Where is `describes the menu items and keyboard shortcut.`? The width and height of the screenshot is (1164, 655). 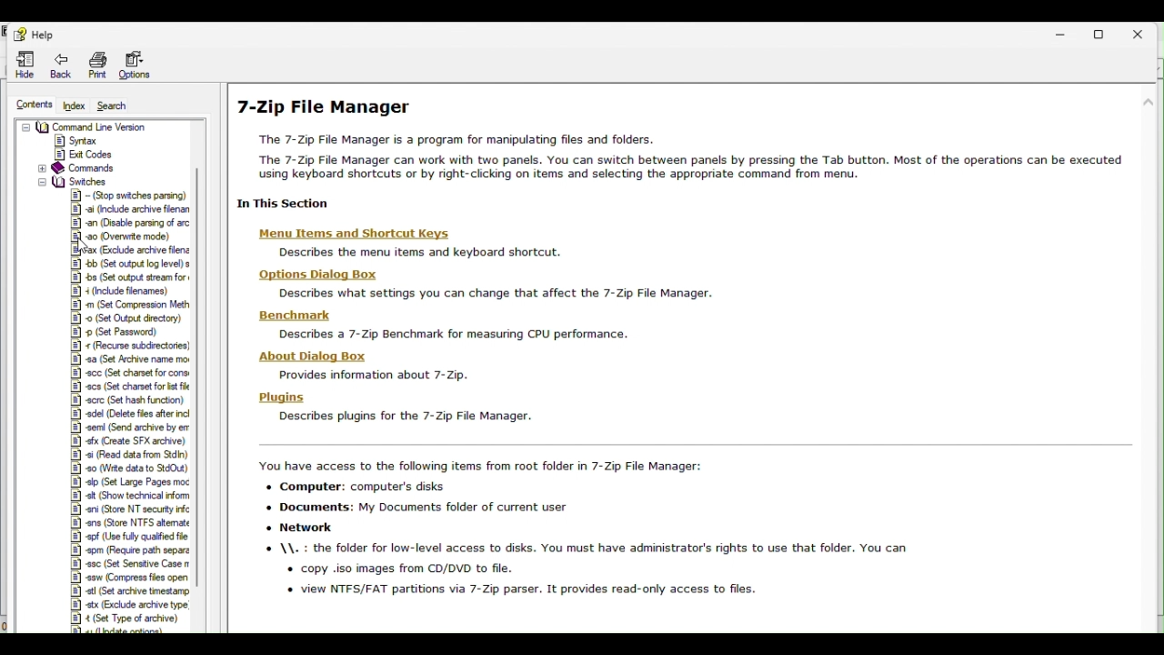
describes the menu items and keyboard shortcut. is located at coordinates (421, 252).